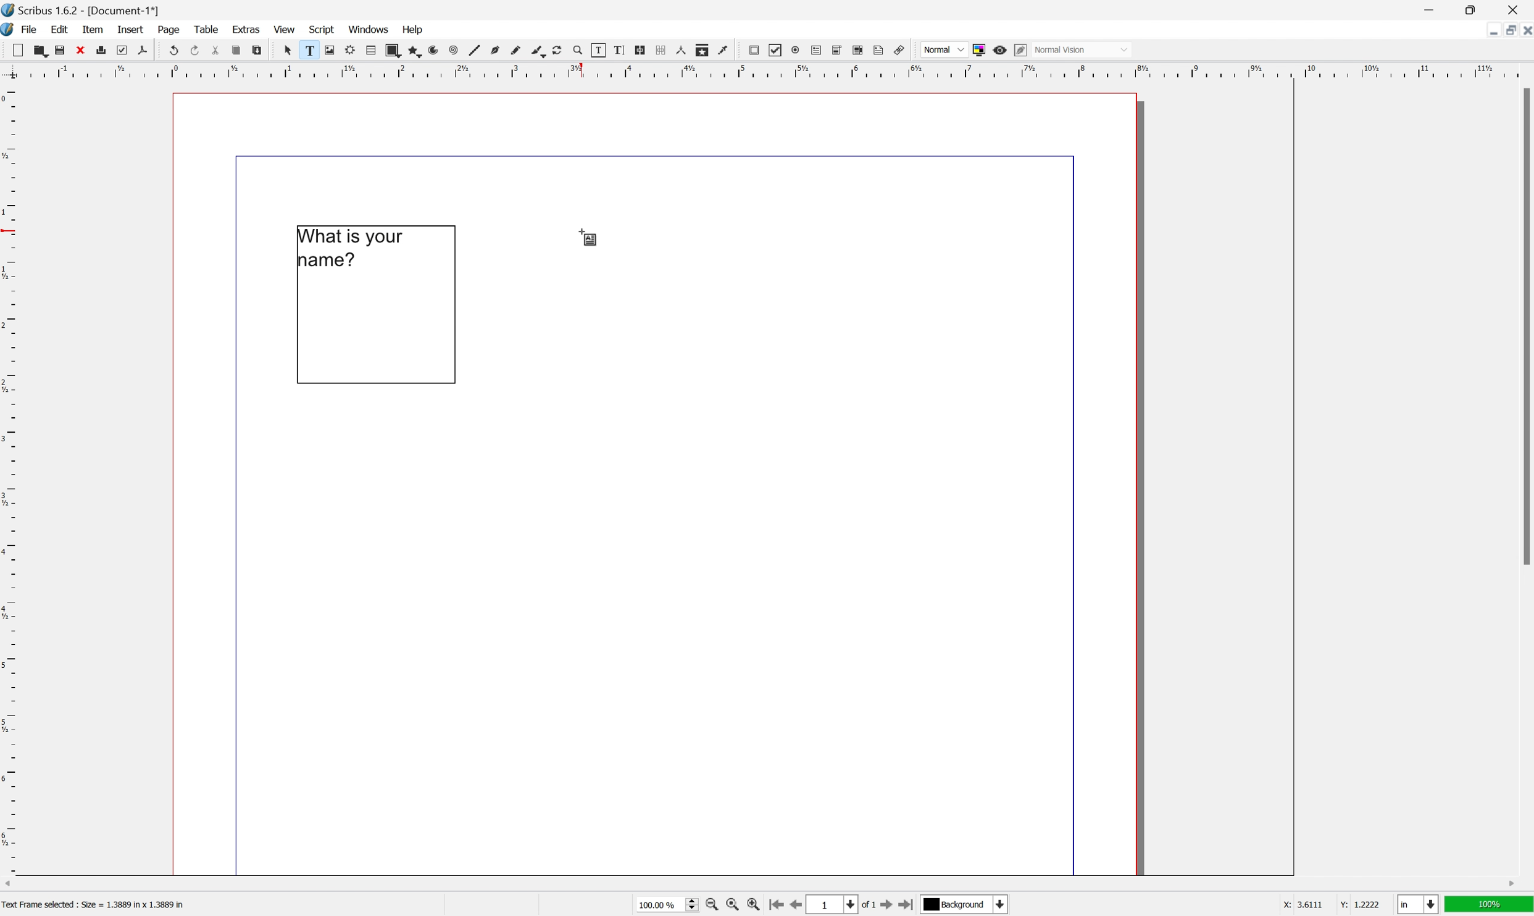 The height and width of the screenshot is (916, 1534). What do you see at coordinates (371, 50) in the screenshot?
I see `table` at bounding box center [371, 50].